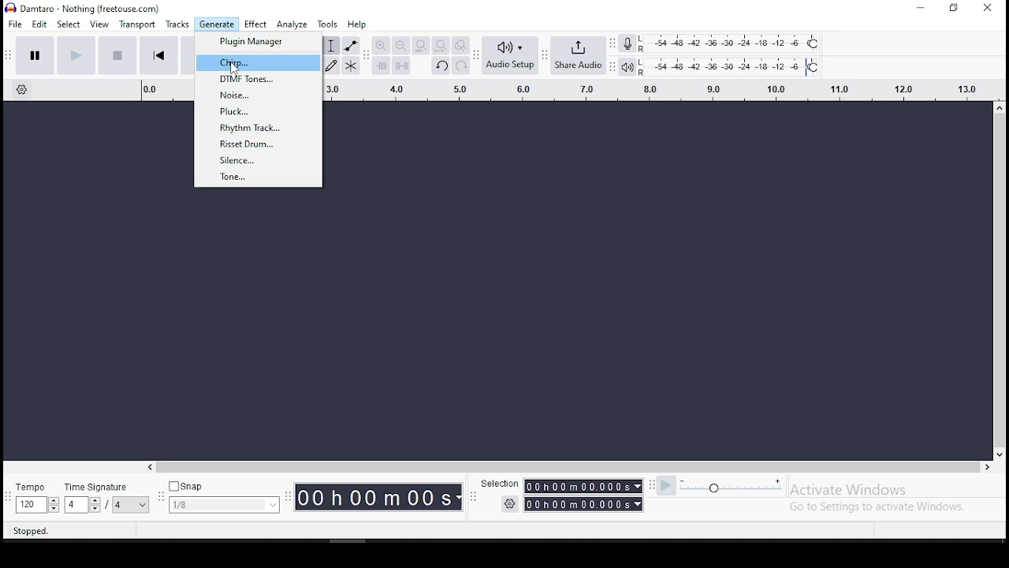  What do you see at coordinates (100, 24) in the screenshot?
I see `view` at bounding box center [100, 24].